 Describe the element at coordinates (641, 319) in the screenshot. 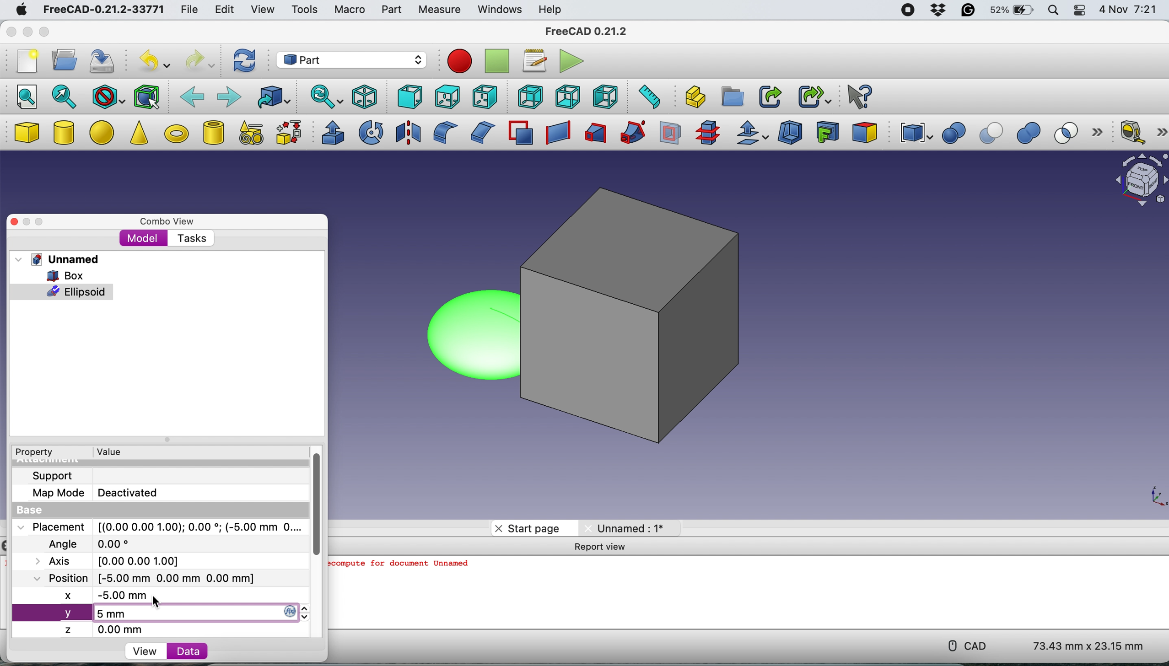

I see `box` at that location.